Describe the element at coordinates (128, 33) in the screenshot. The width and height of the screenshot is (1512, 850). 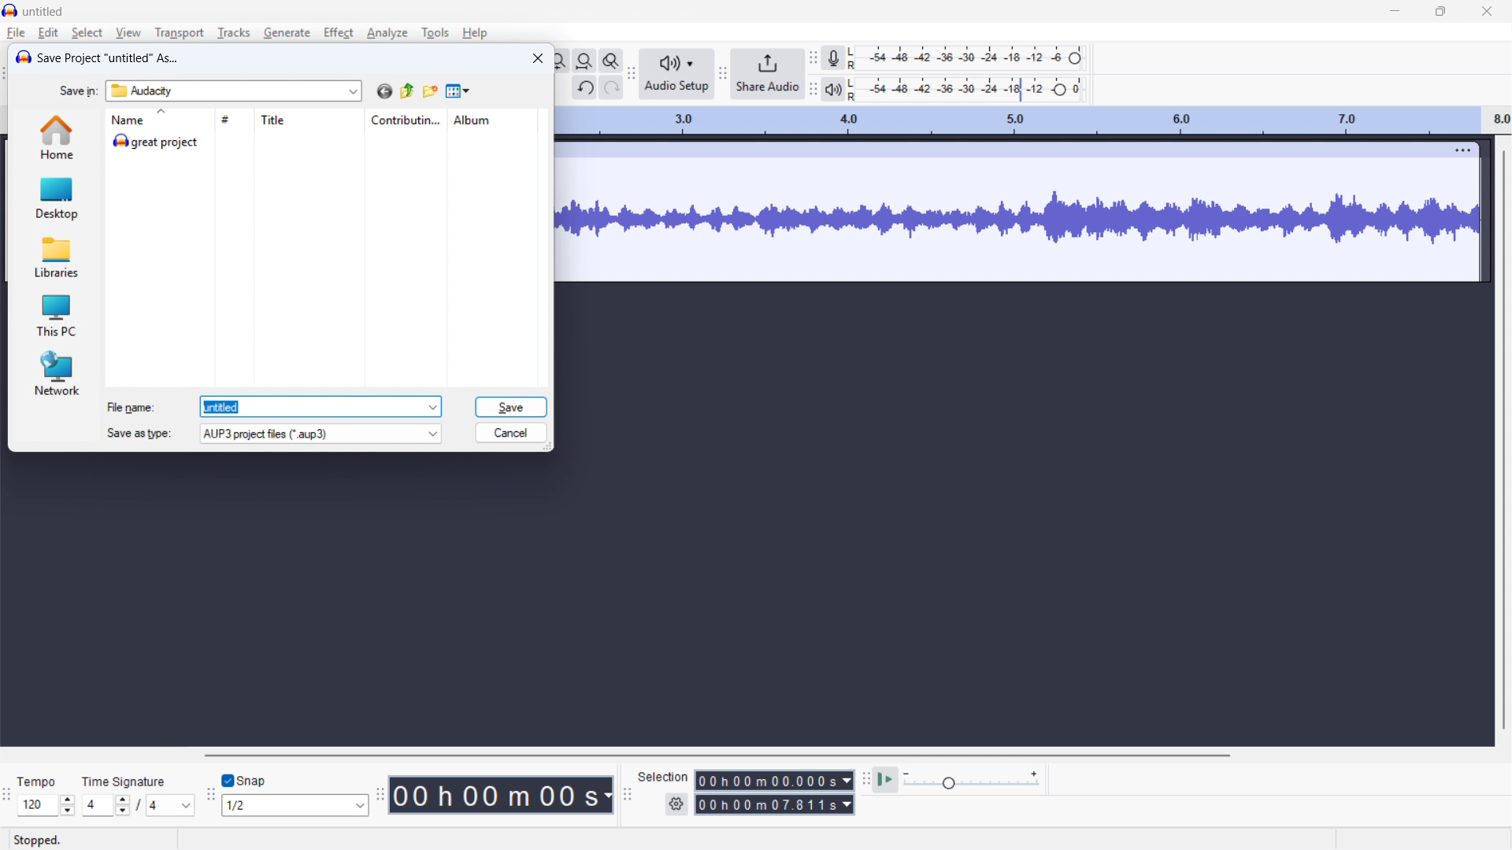
I see `view` at that location.